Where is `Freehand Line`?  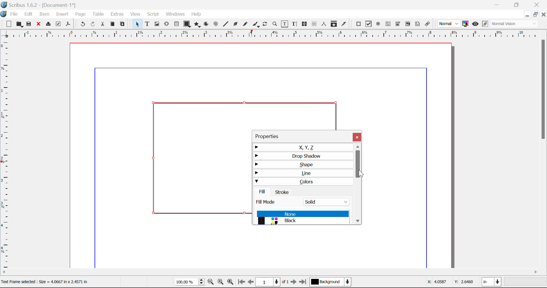 Freehand Line is located at coordinates (245, 24).